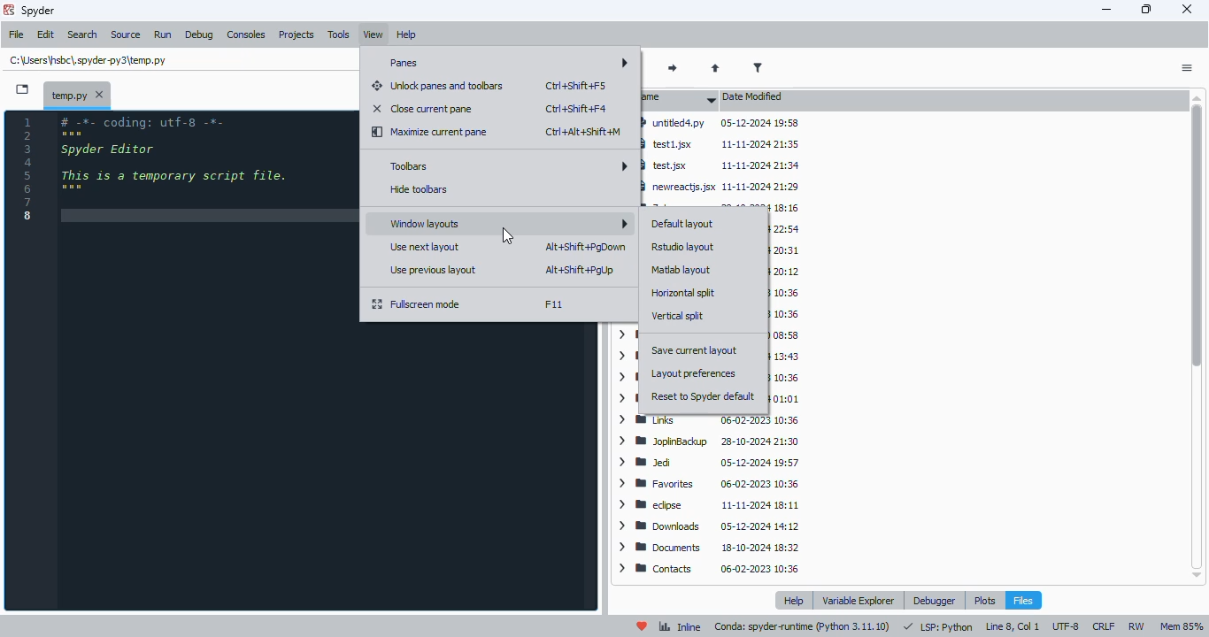 The image size is (1209, 637). What do you see at coordinates (782, 377) in the screenshot?
I see `Music` at bounding box center [782, 377].